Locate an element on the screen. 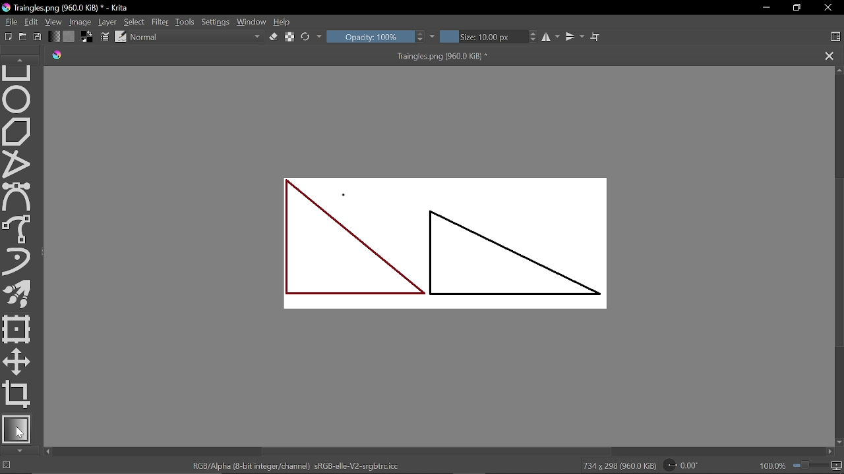  734 x 298 (960.0 KiB) is located at coordinates (618, 466).